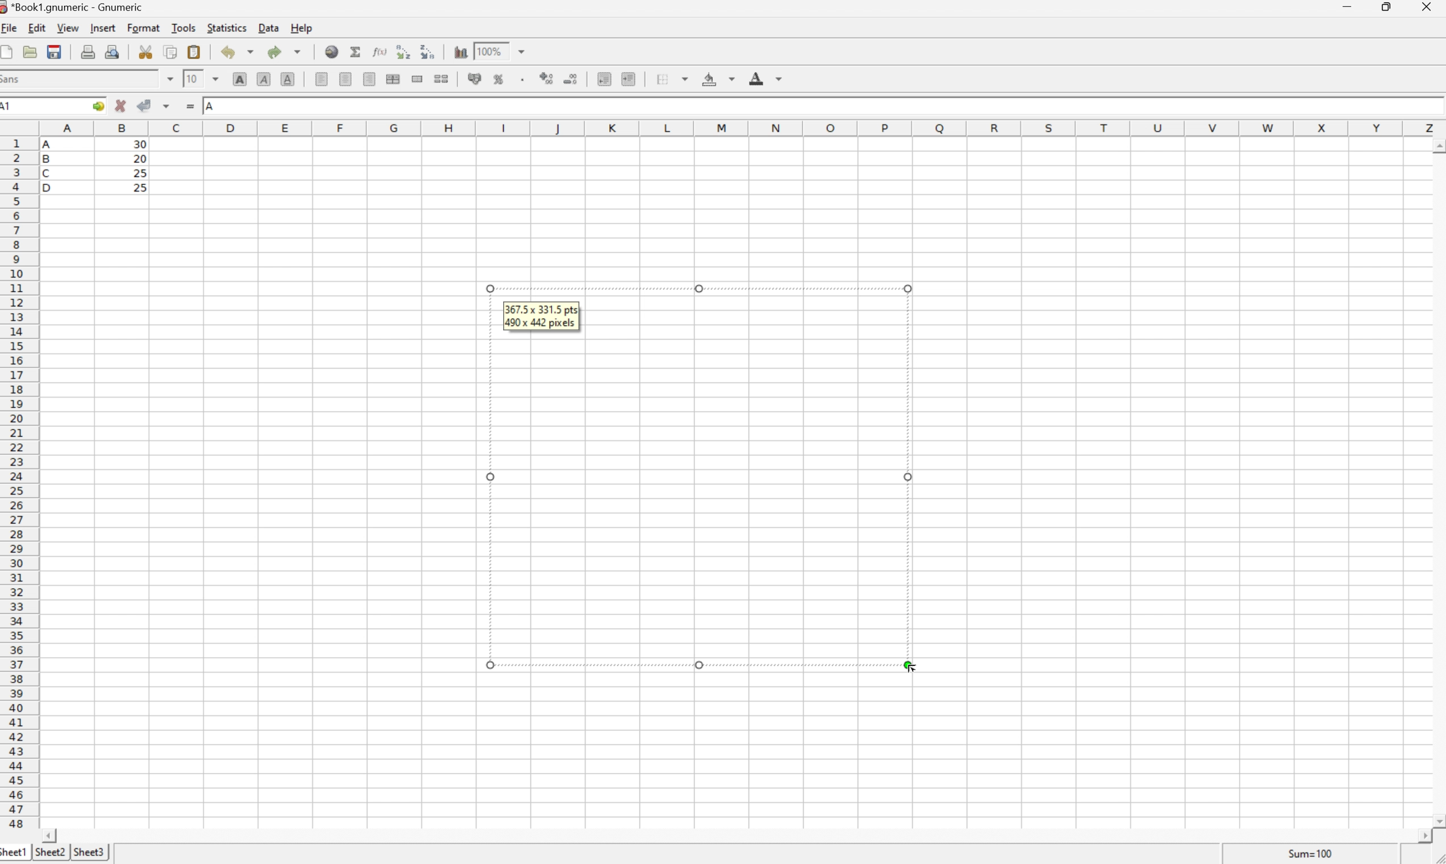 This screenshot has height=864, width=1446. I want to click on Print preview, so click(113, 51).